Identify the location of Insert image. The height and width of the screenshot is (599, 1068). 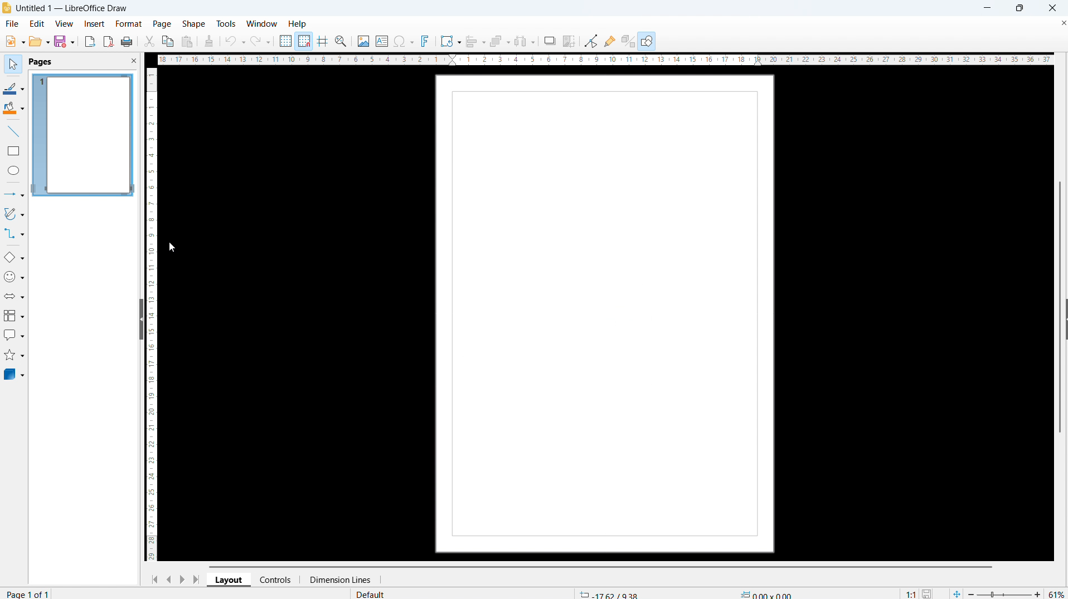
(363, 41).